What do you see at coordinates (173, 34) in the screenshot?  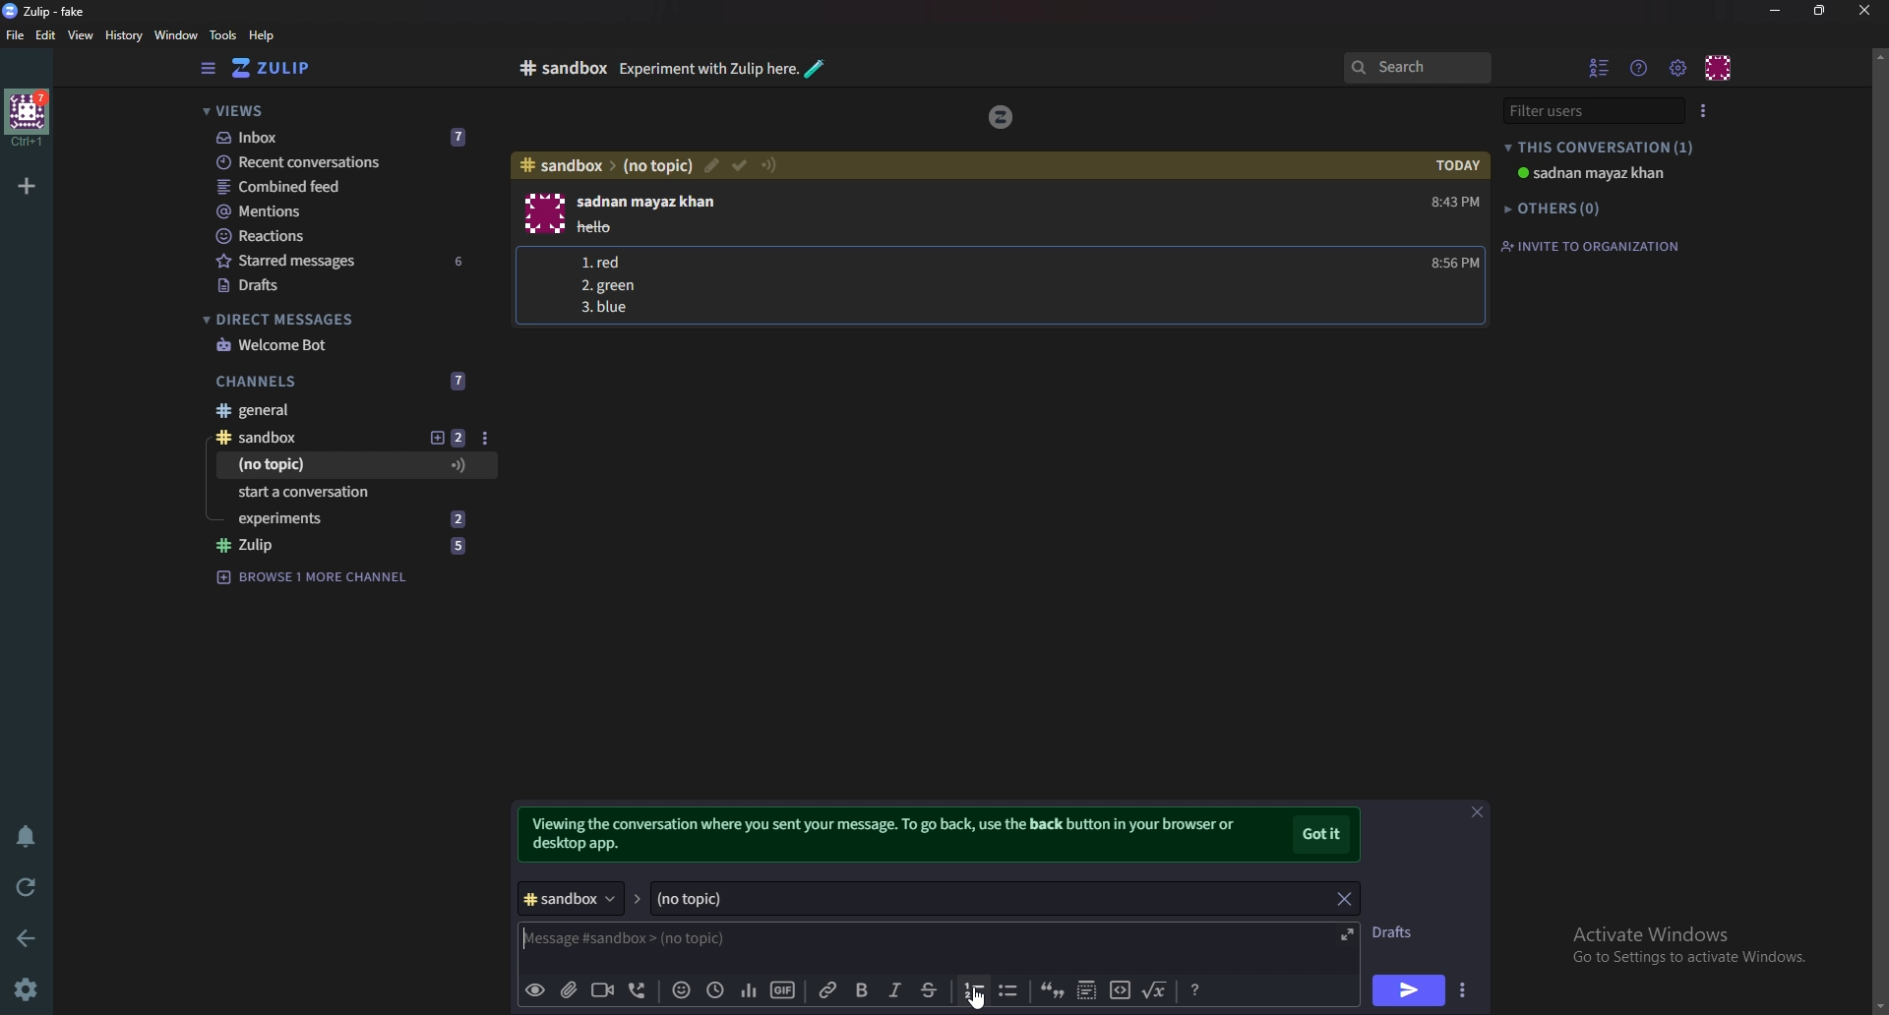 I see `Window` at bounding box center [173, 34].